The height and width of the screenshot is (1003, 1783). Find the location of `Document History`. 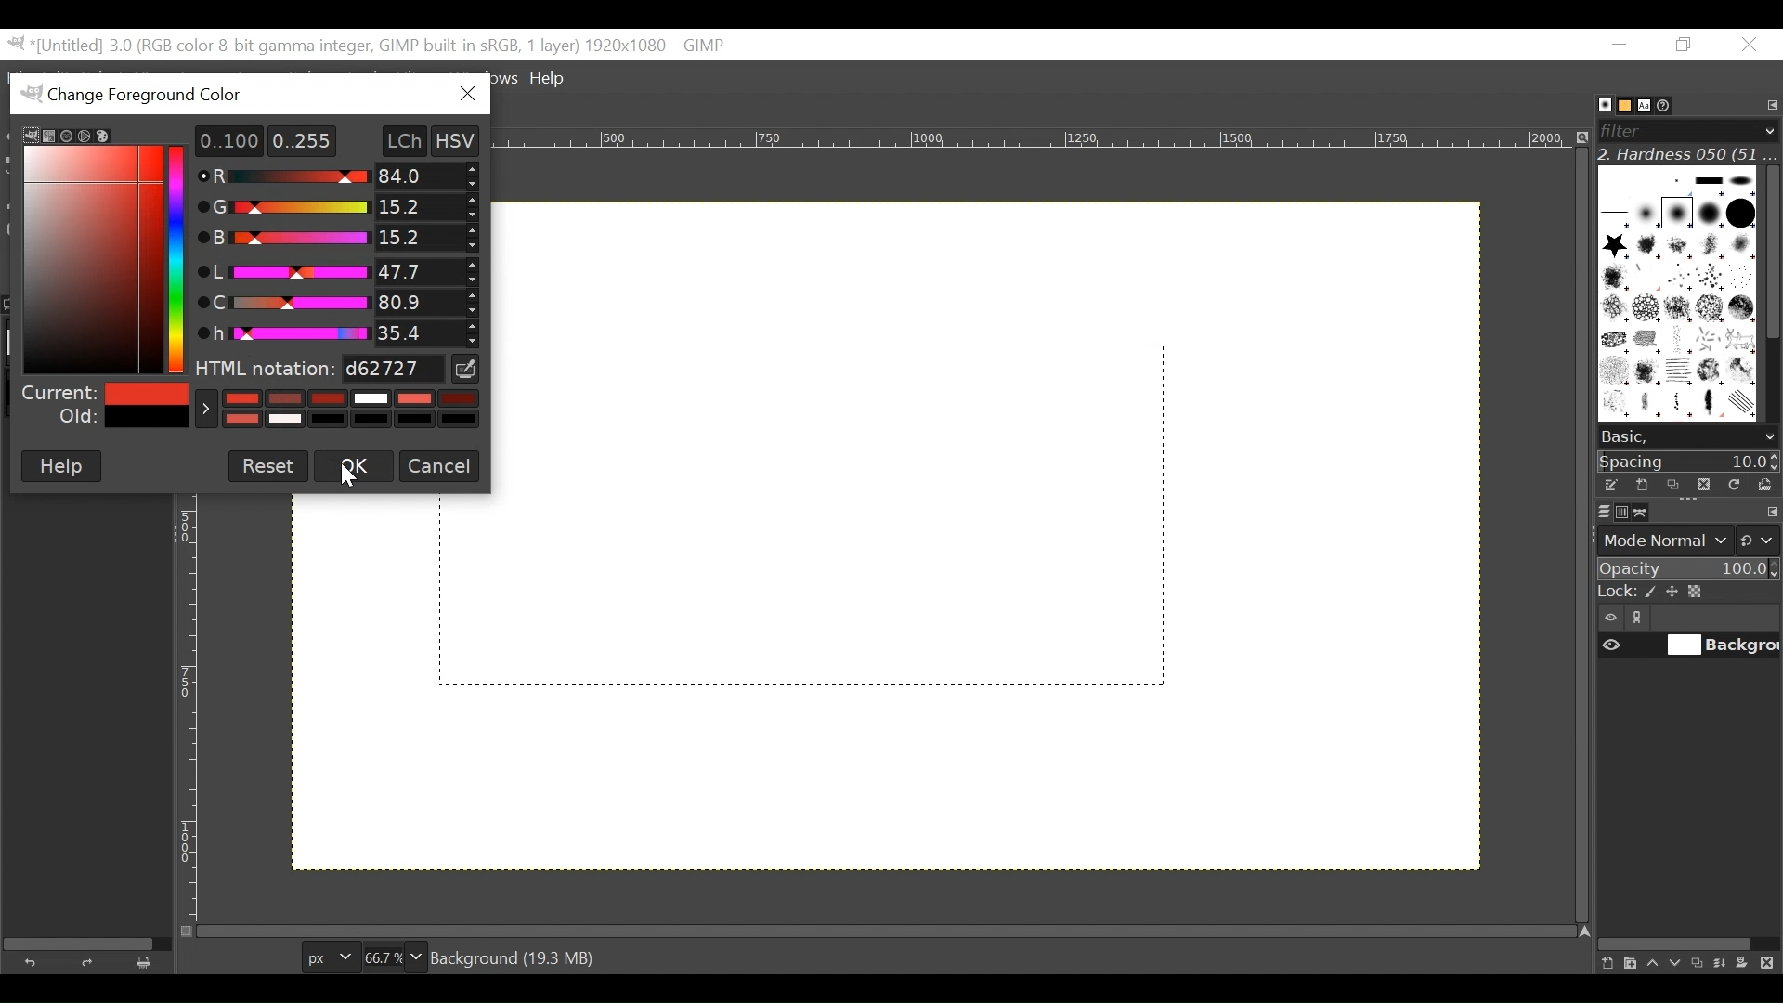

Document History is located at coordinates (1671, 104).